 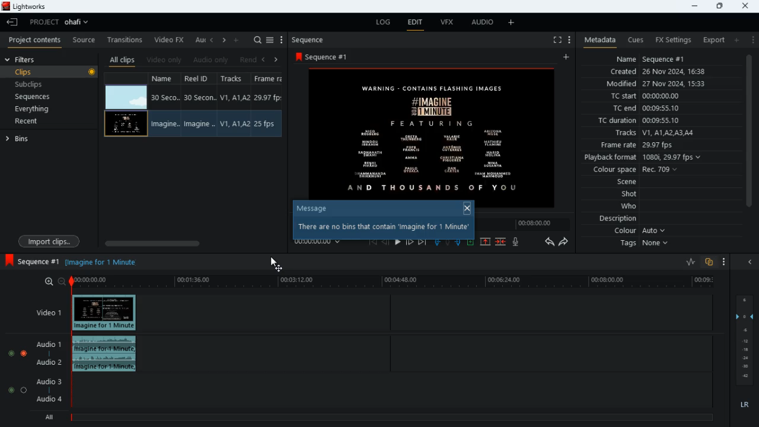 I want to click on bins, so click(x=23, y=141).